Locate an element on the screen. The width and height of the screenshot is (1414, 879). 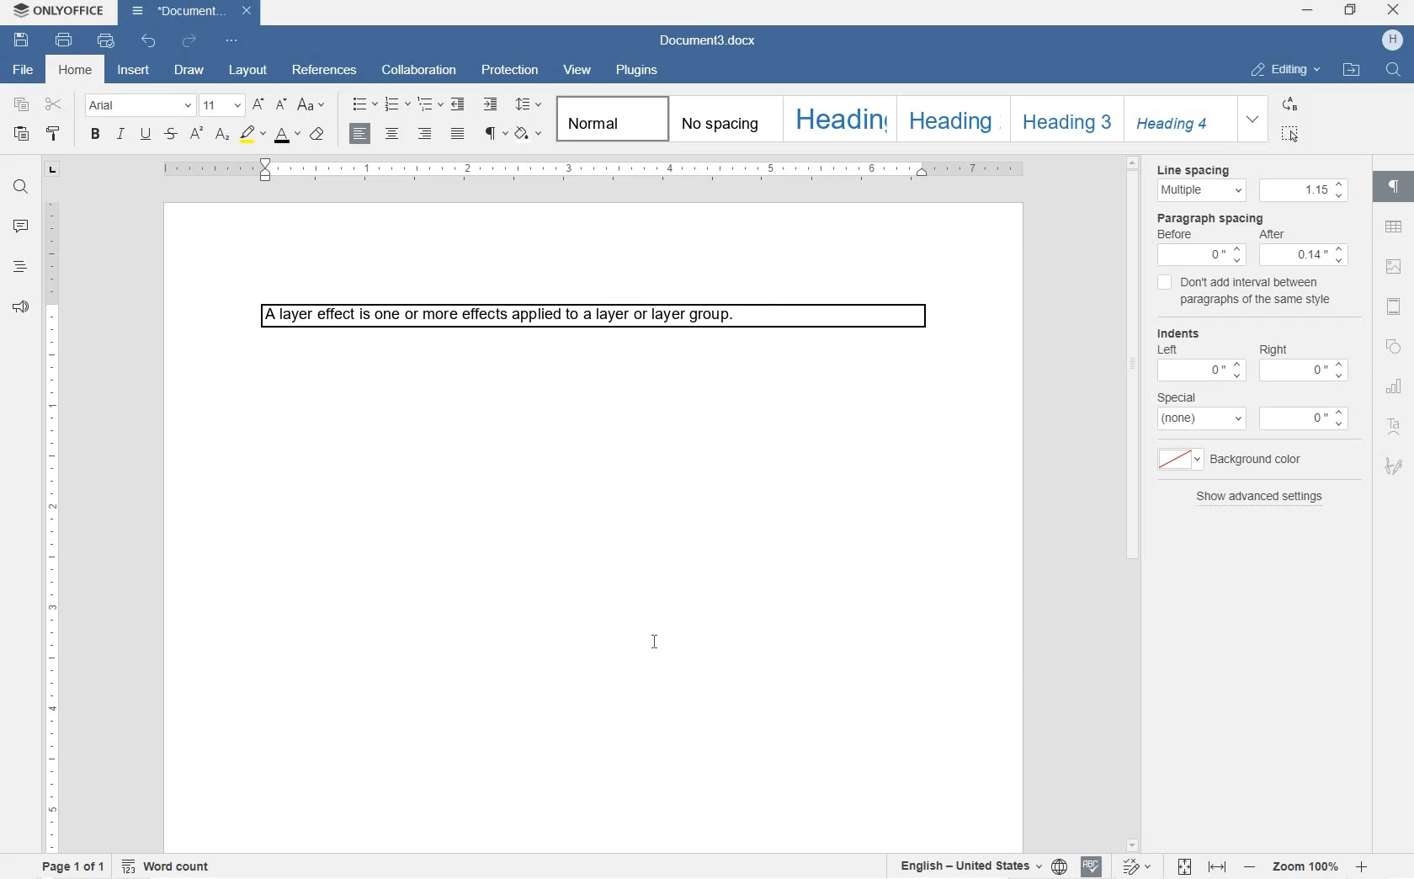
IMAGE is located at coordinates (1395, 268).